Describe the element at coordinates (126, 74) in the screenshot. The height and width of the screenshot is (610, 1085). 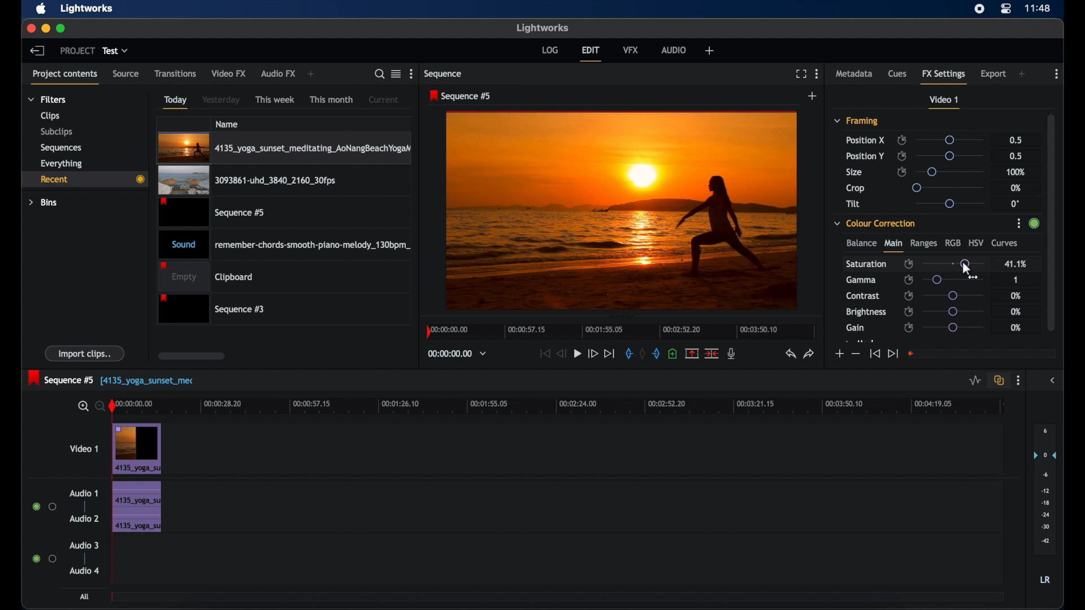
I see `source` at that location.